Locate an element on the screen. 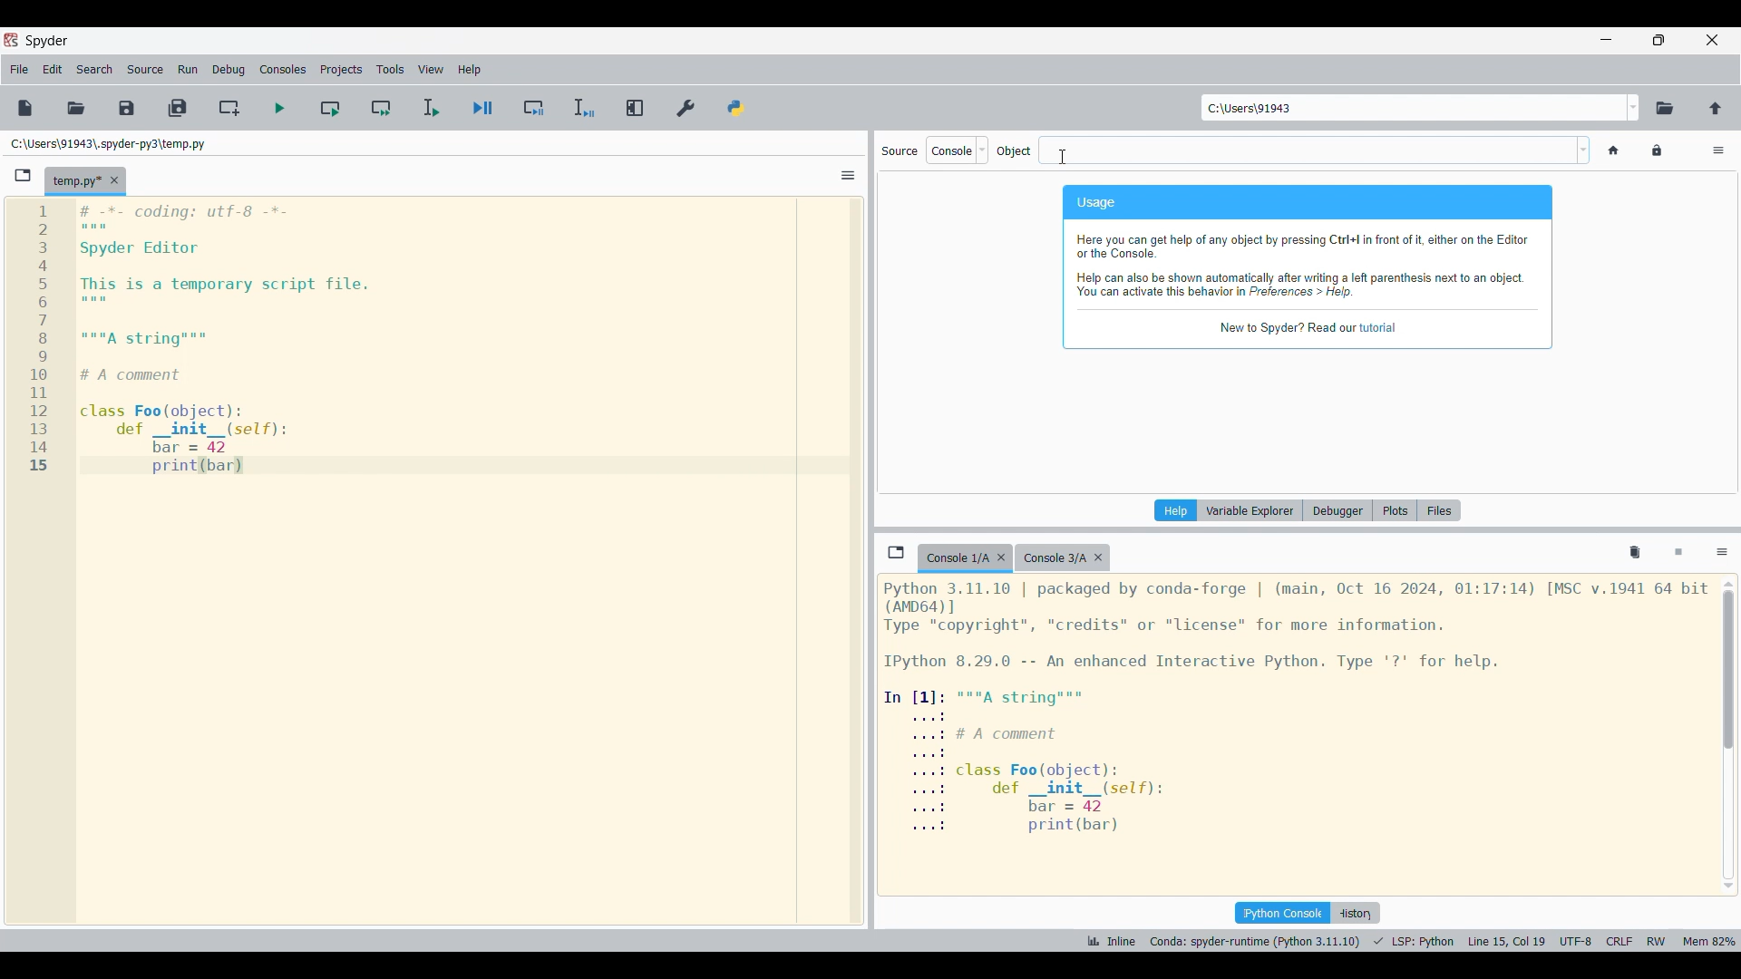 The height and width of the screenshot is (979, 1741). Source options is located at coordinates (958, 150).